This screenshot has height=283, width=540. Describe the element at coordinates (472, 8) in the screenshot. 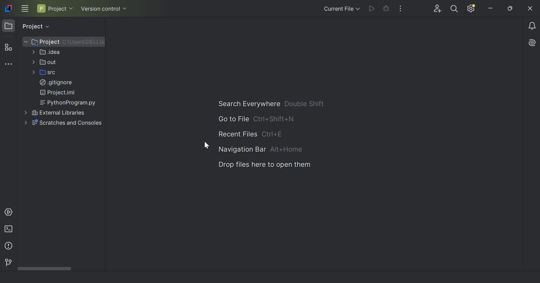

I see `Update available. IDE and Project settings` at that location.